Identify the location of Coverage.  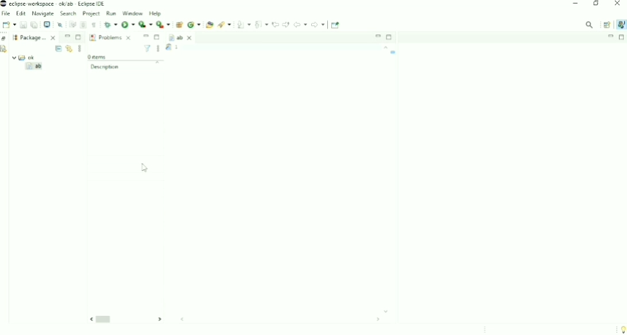
(146, 24).